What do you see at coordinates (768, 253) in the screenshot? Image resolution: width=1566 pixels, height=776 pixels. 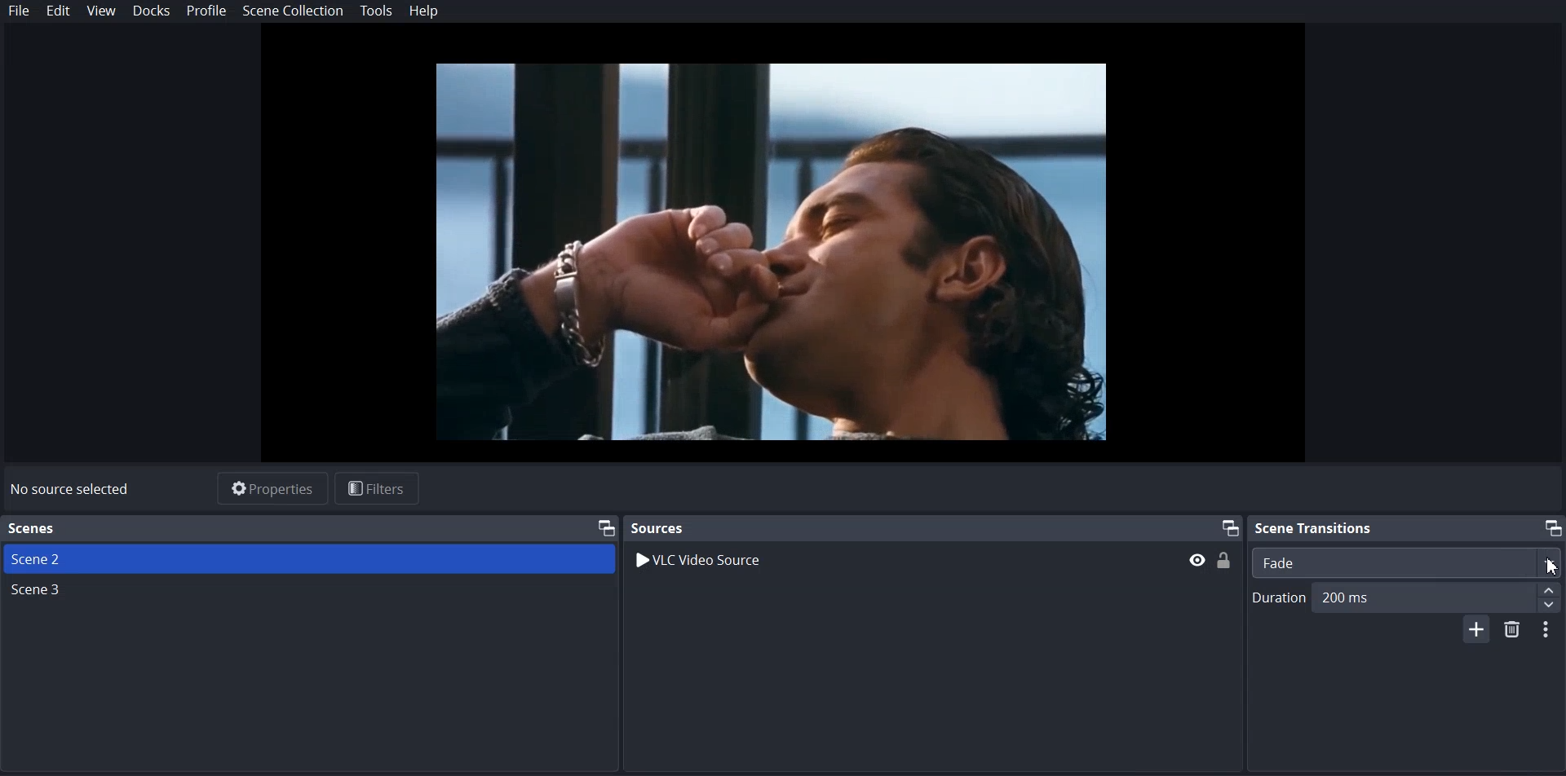 I see `File Preview Window` at bounding box center [768, 253].